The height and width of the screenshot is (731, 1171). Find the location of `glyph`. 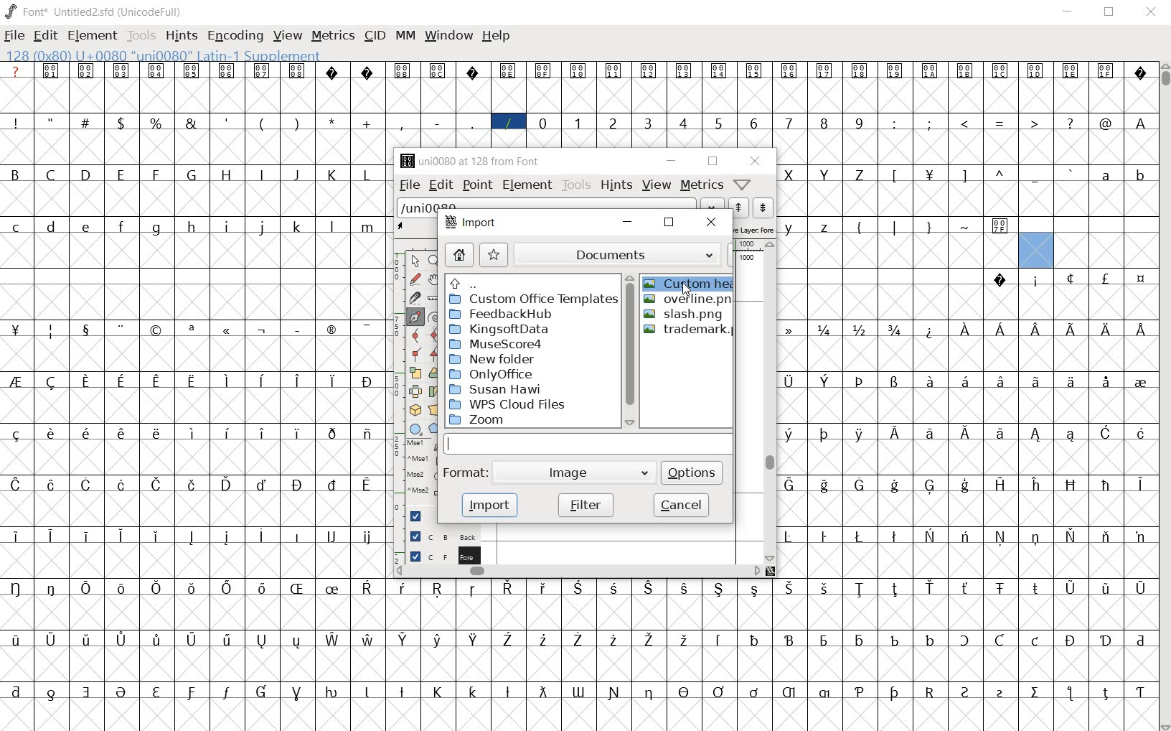

glyph is located at coordinates (788, 536).